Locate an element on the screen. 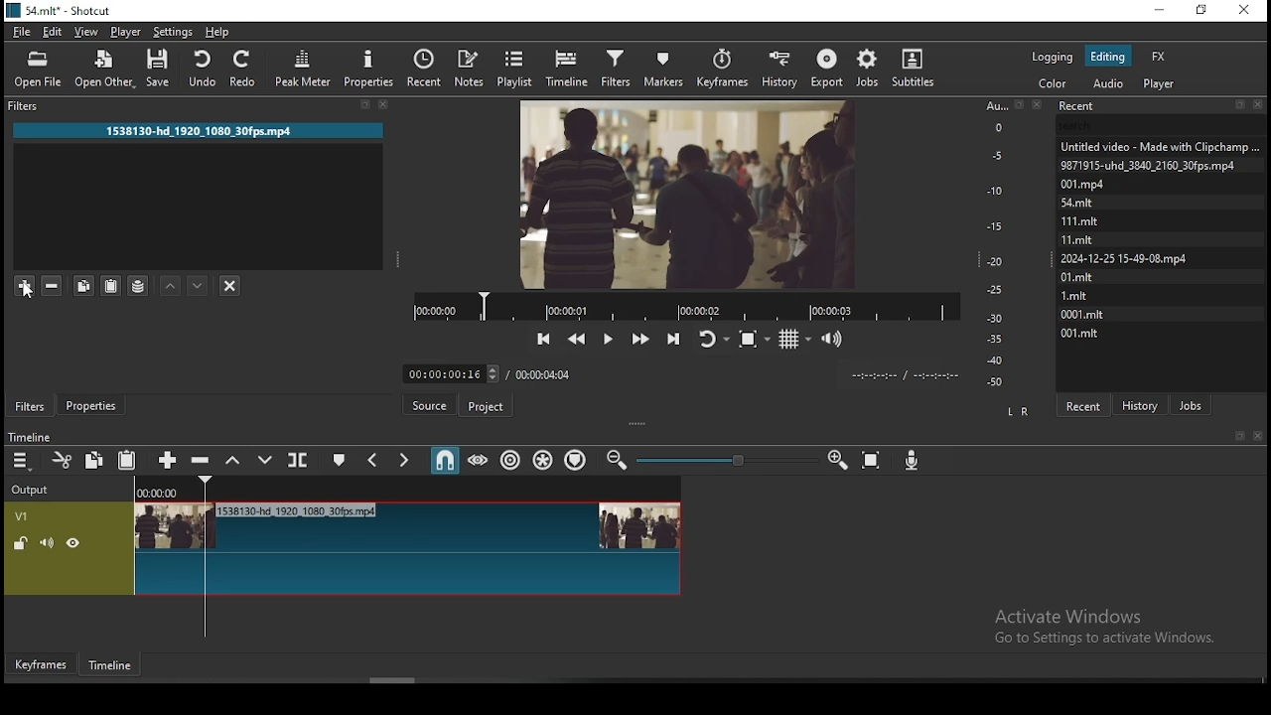 The width and height of the screenshot is (1271, 715). editing is located at coordinates (1107, 56).